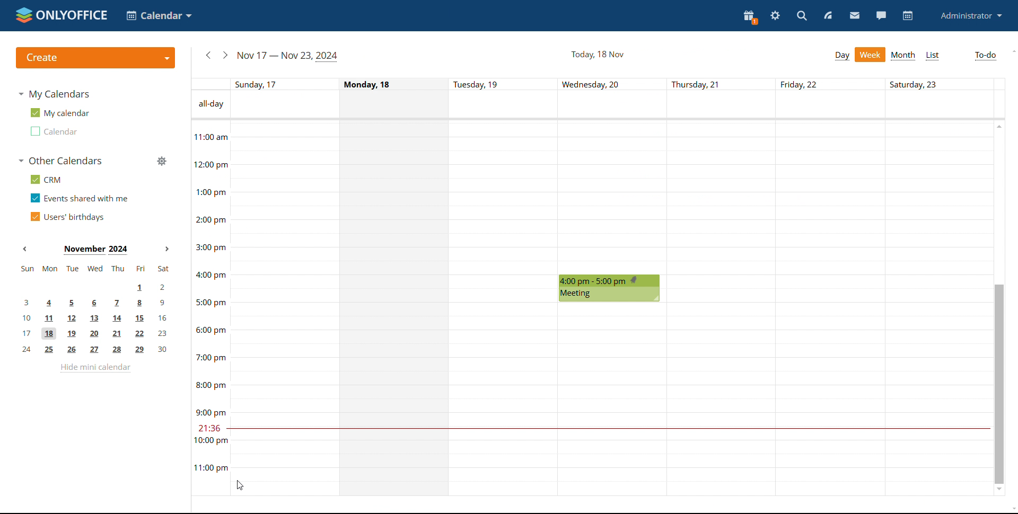  Describe the element at coordinates (612, 400) in the screenshot. I see `wednesday` at that location.